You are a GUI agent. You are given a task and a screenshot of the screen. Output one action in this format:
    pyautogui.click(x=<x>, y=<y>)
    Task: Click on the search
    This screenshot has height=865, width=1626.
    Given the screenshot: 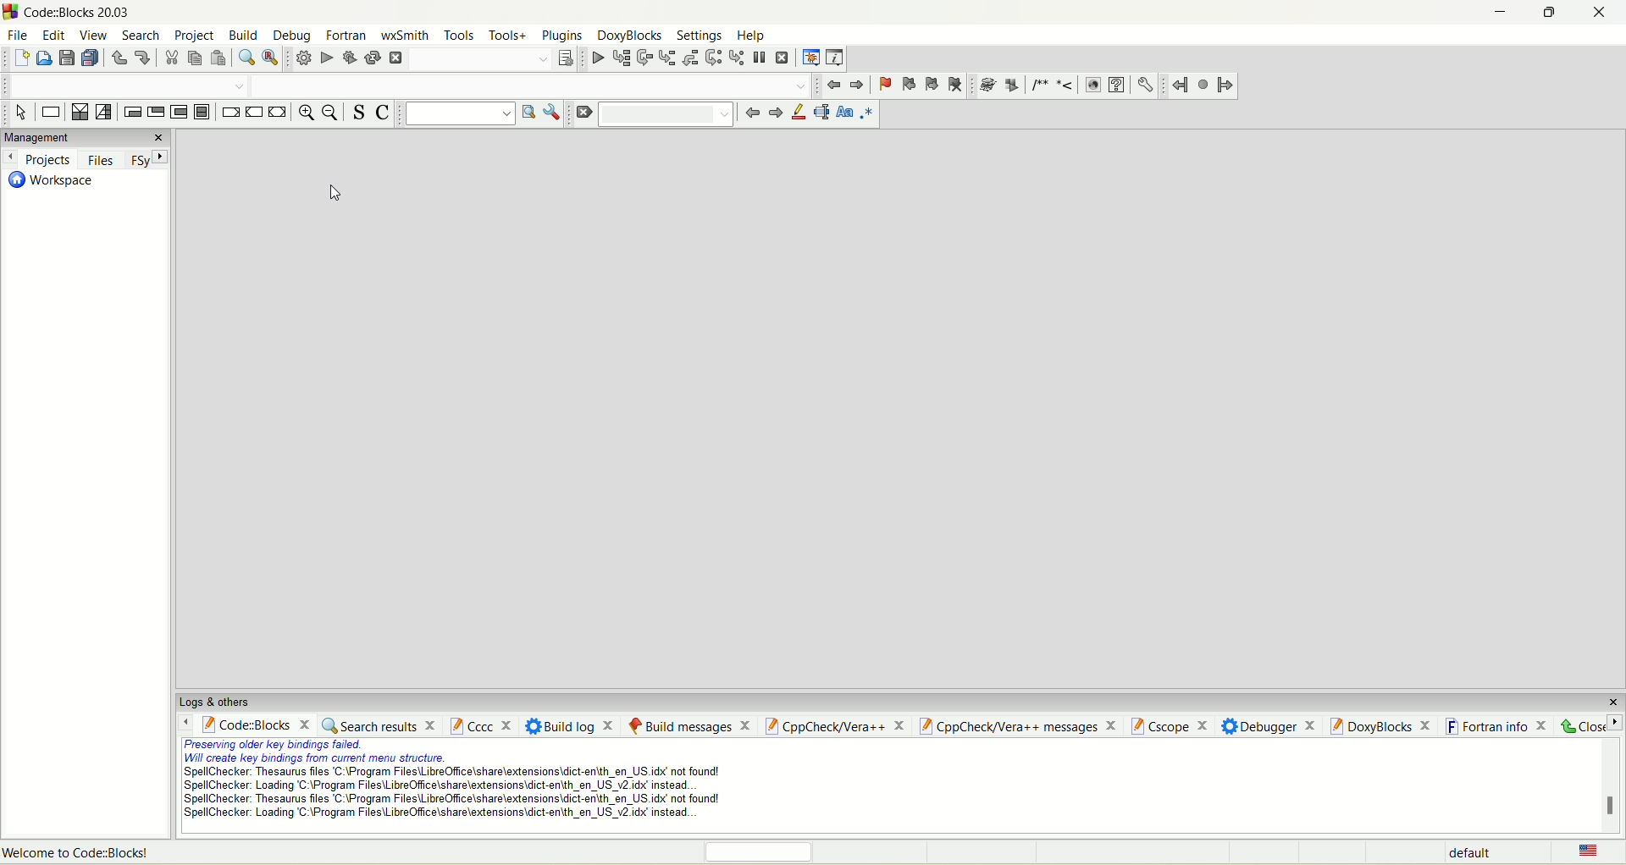 What is the action you would take?
    pyautogui.click(x=141, y=36)
    